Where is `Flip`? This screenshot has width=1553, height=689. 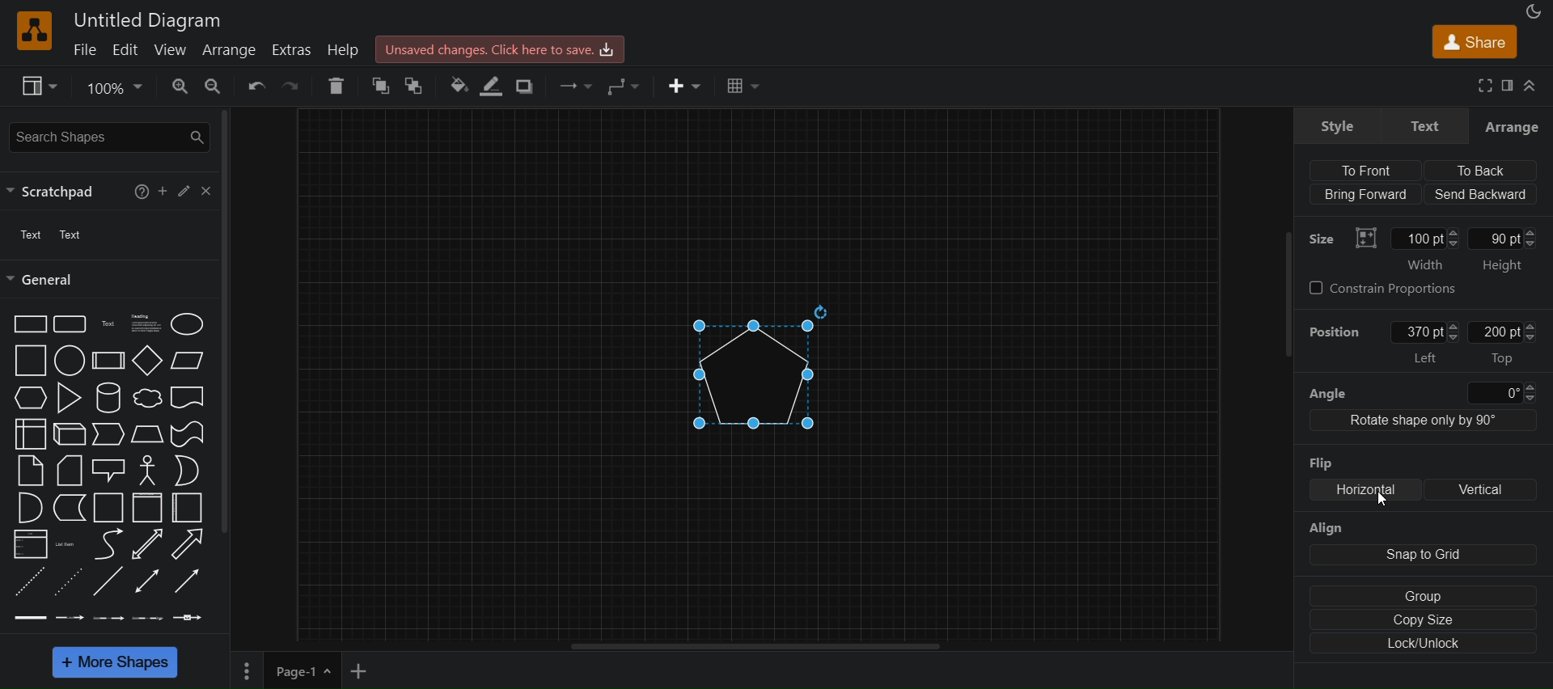 Flip is located at coordinates (1321, 463).